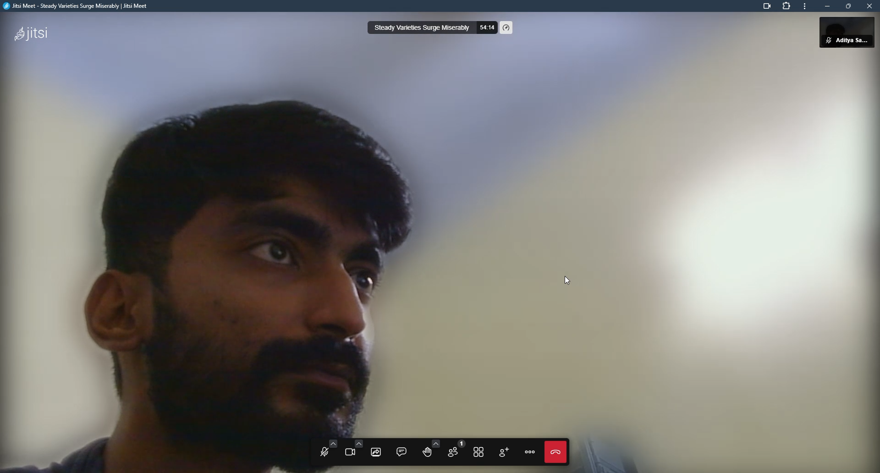 This screenshot has height=473, width=880. What do you see at coordinates (530, 452) in the screenshot?
I see `more actions` at bounding box center [530, 452].